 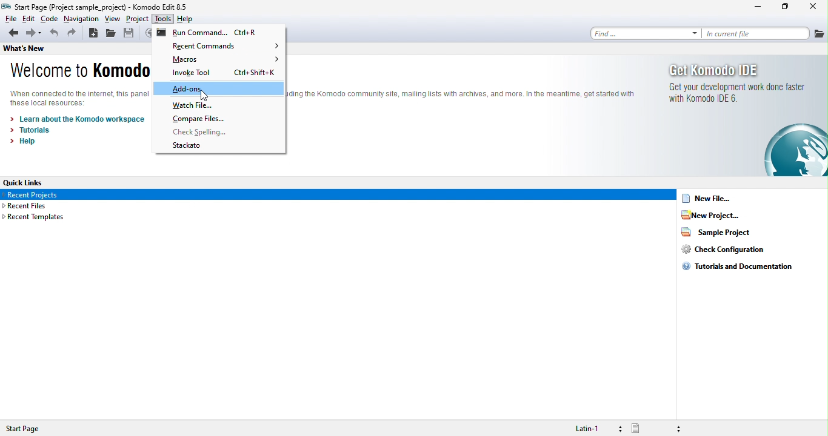 What do you see at coordinates (203, 132) in the screenshot?
I see `check spelling` at bounding box center [203, 132].